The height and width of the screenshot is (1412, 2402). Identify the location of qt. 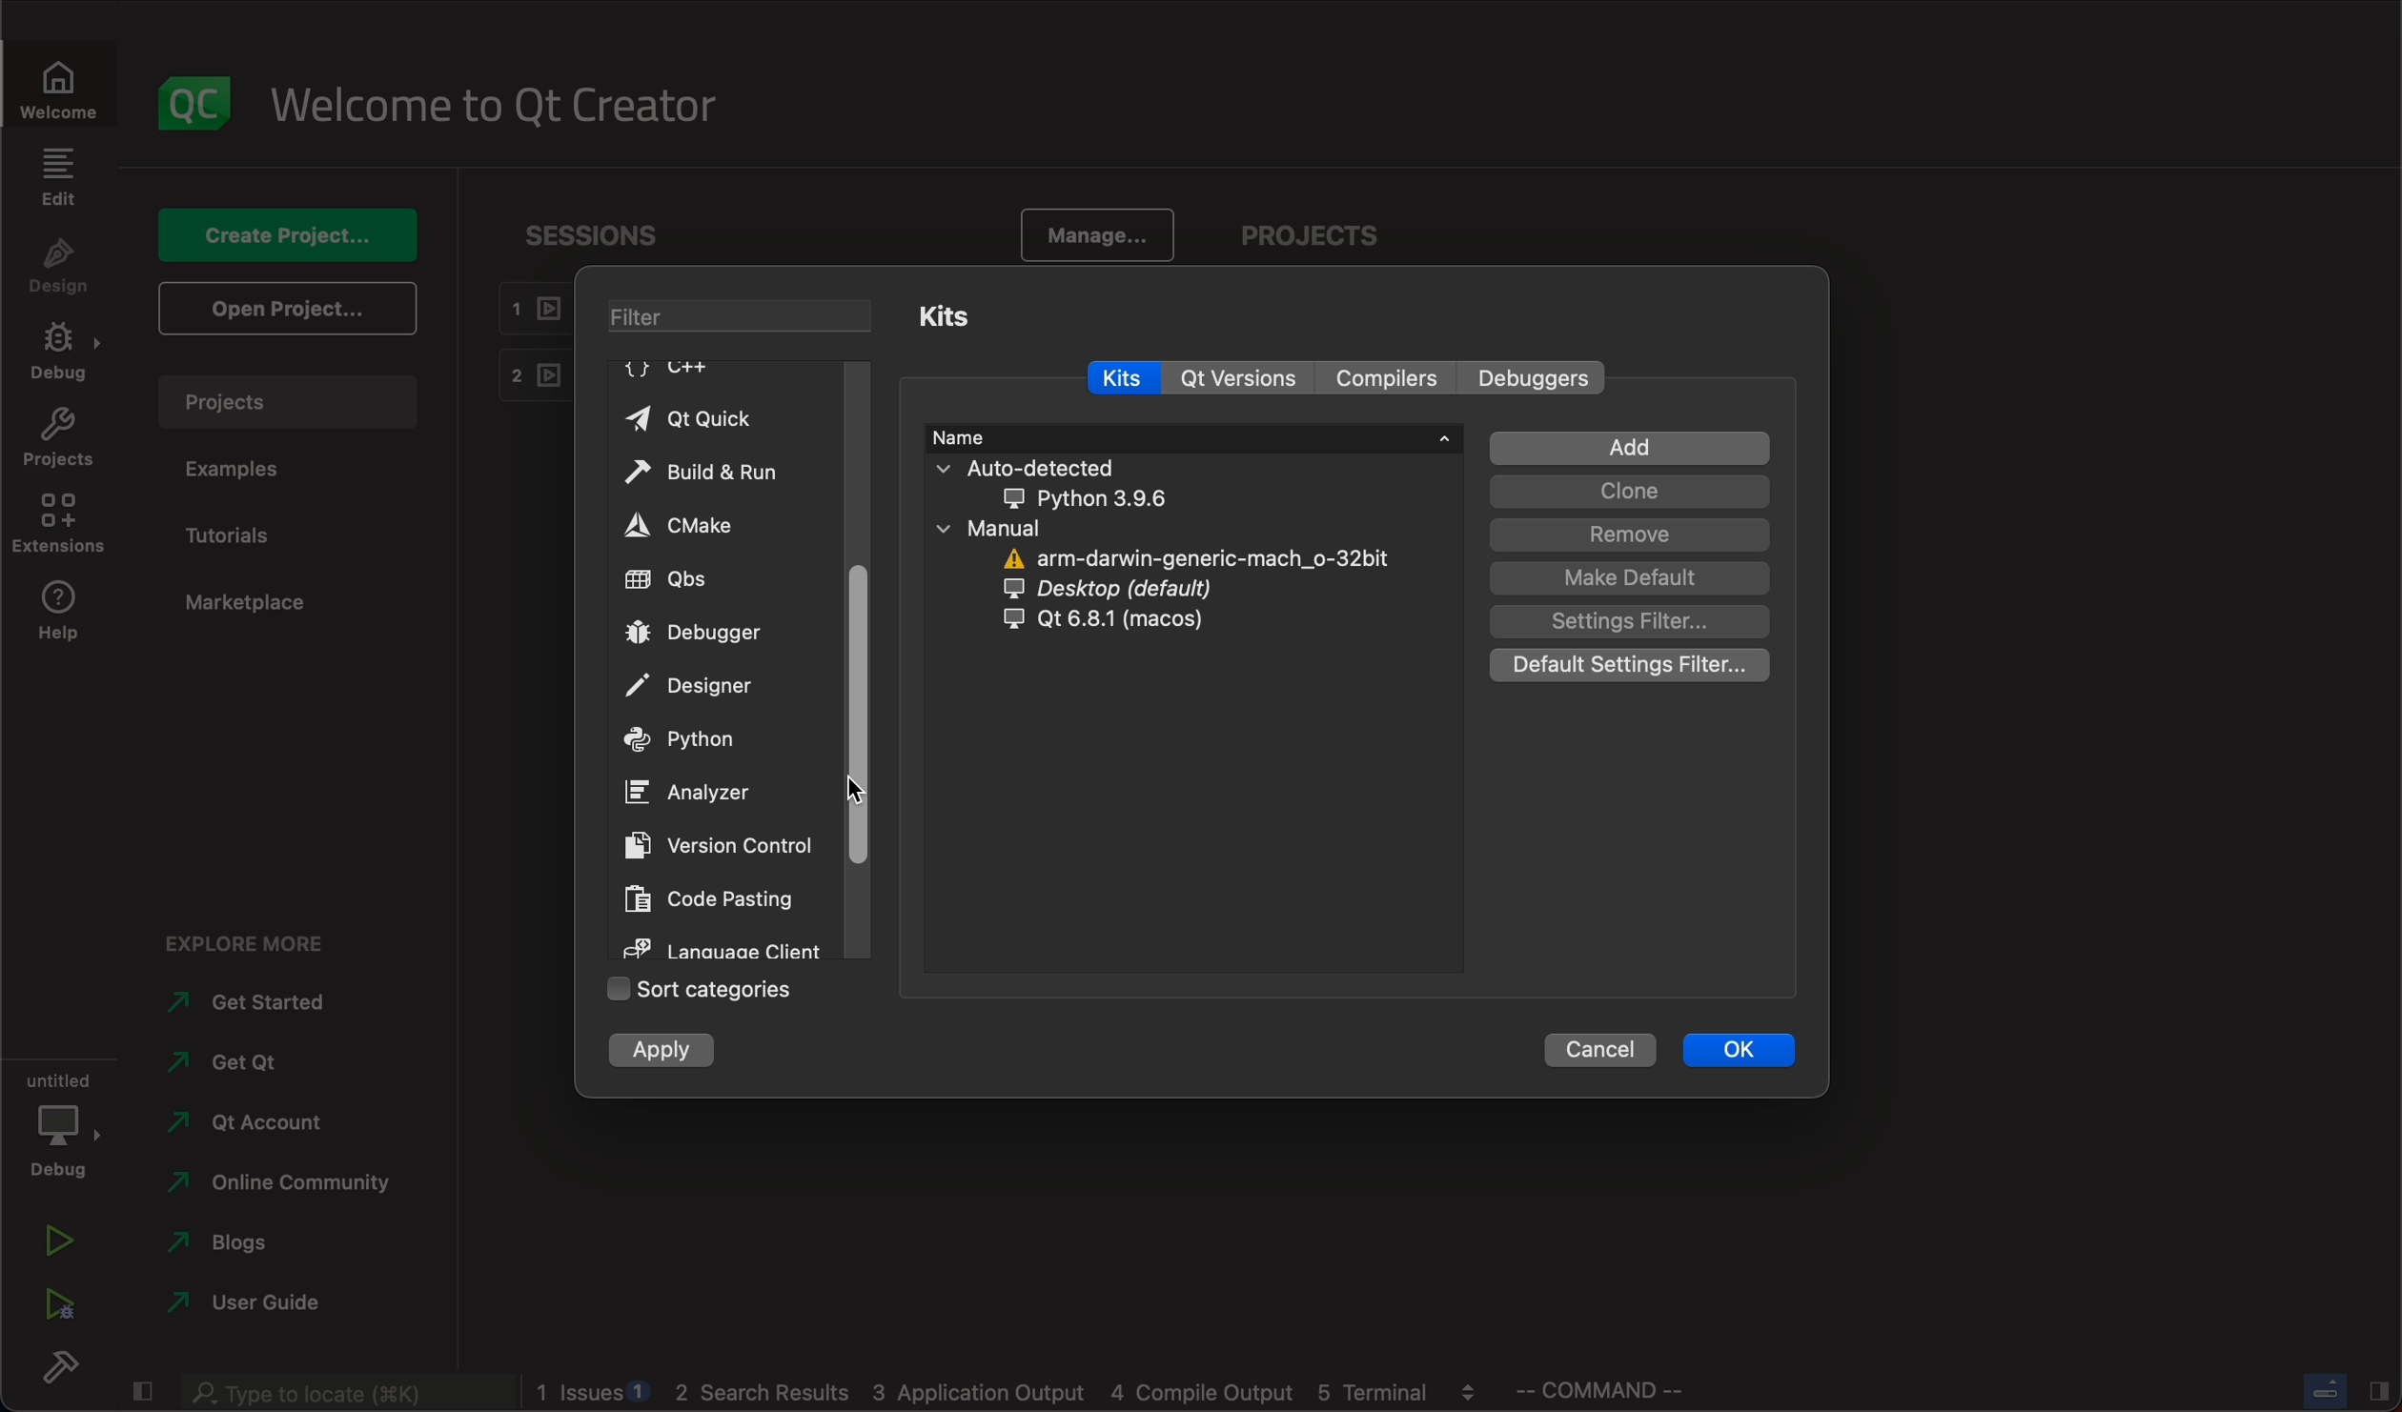
(243, 1059).